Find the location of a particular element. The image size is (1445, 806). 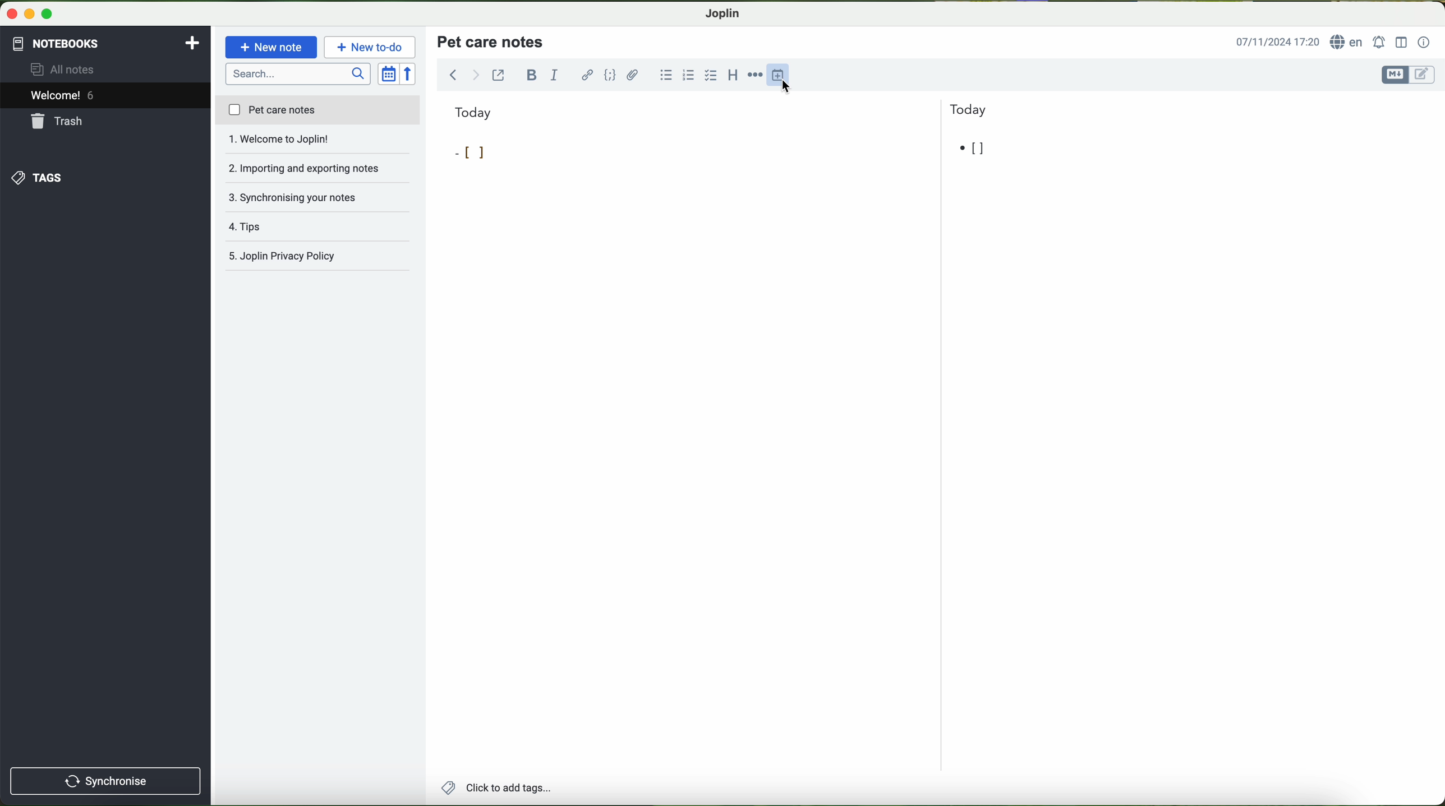

toggle external editing is located at coordinates (498, 75).